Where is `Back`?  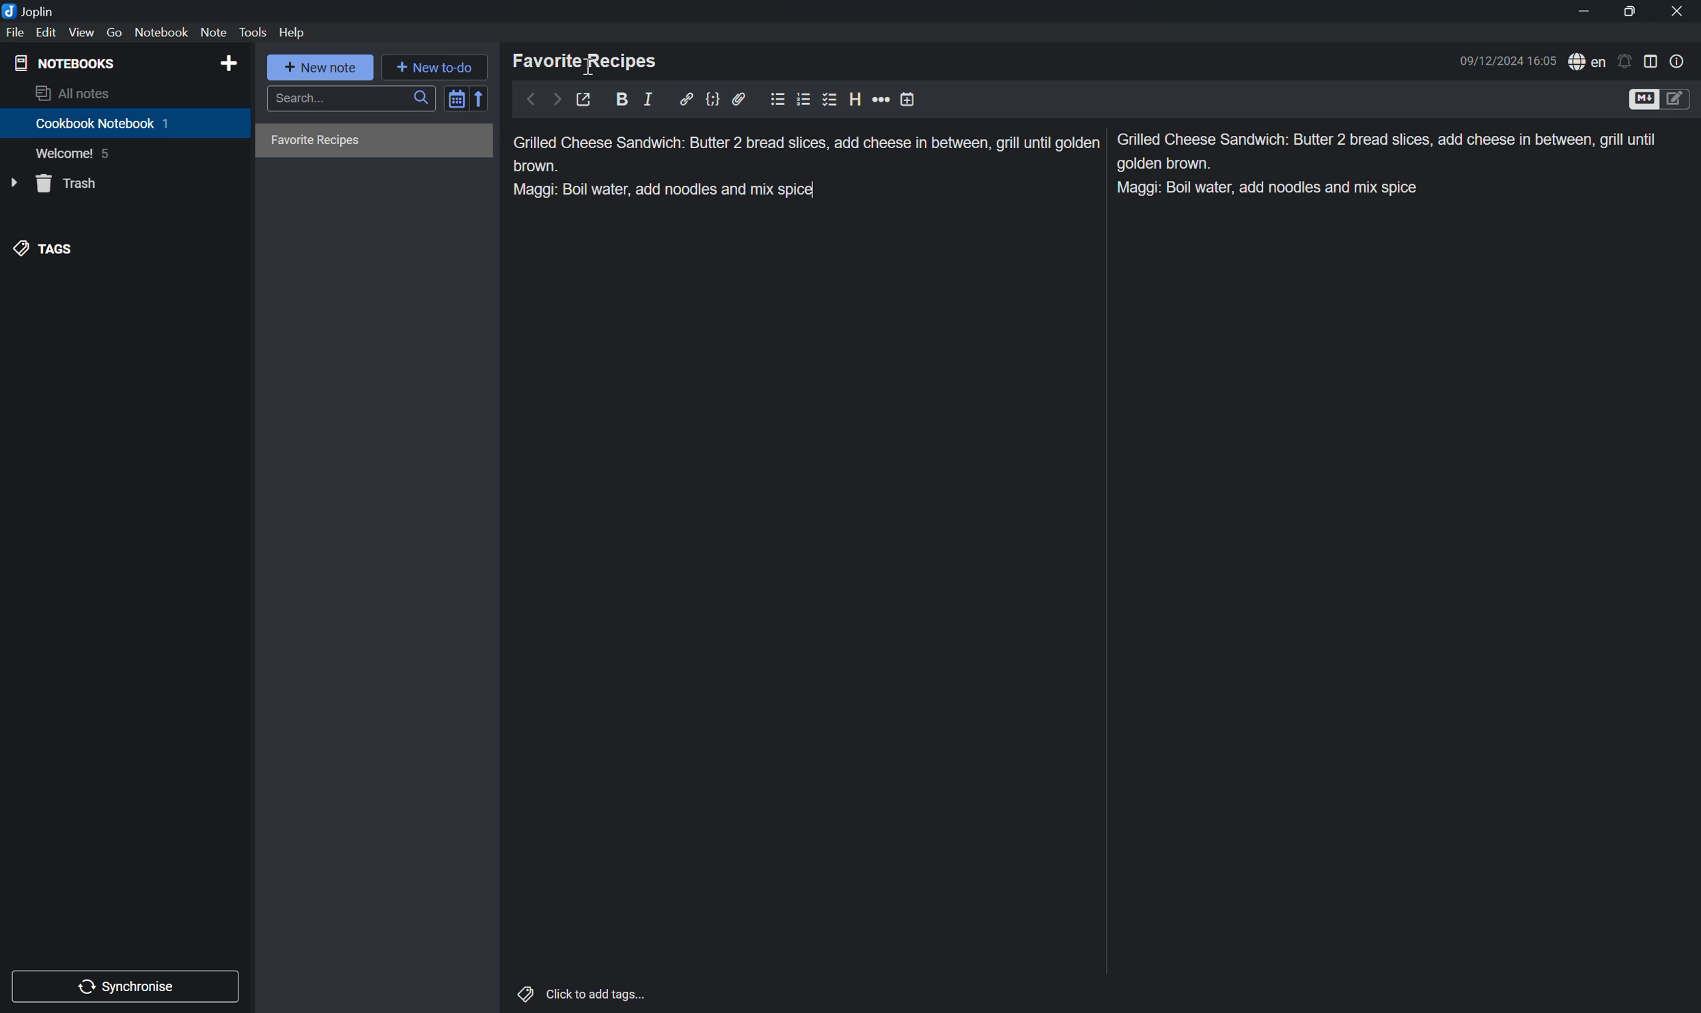
Back is located at coordinates (529, 100).